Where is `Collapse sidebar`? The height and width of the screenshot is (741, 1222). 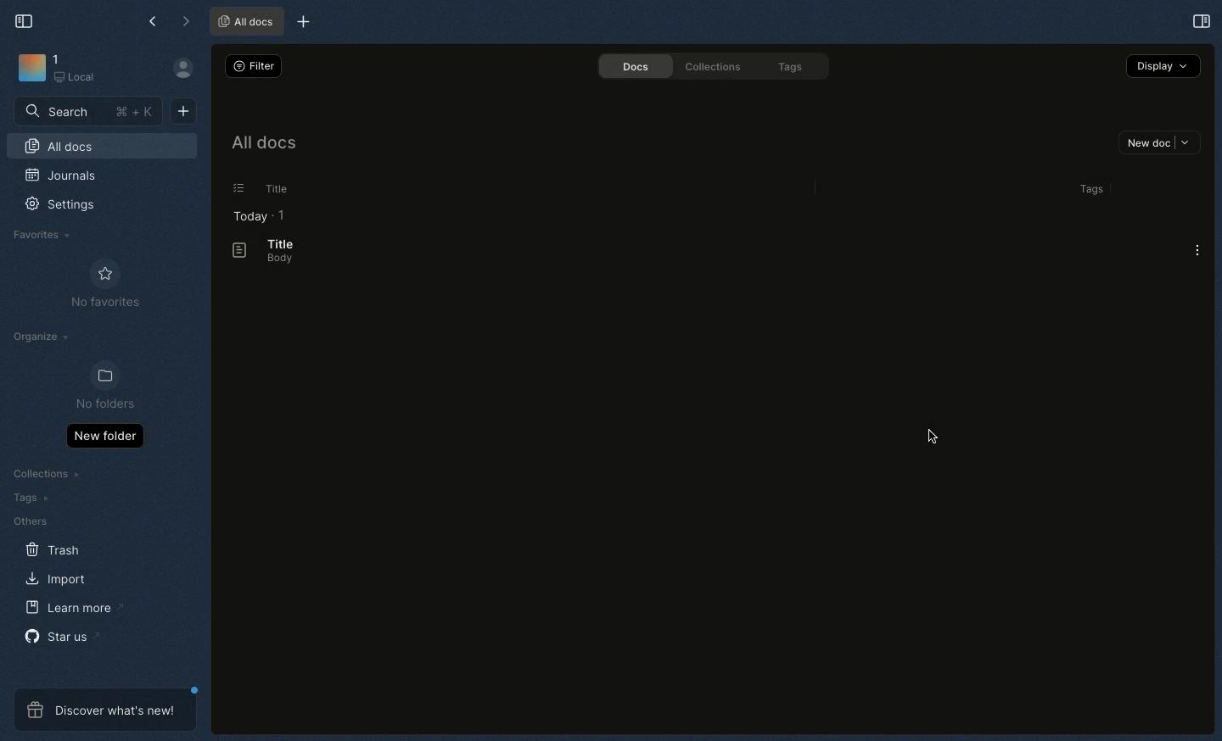
Collapse sidebar is located at coordinates (25, 19).